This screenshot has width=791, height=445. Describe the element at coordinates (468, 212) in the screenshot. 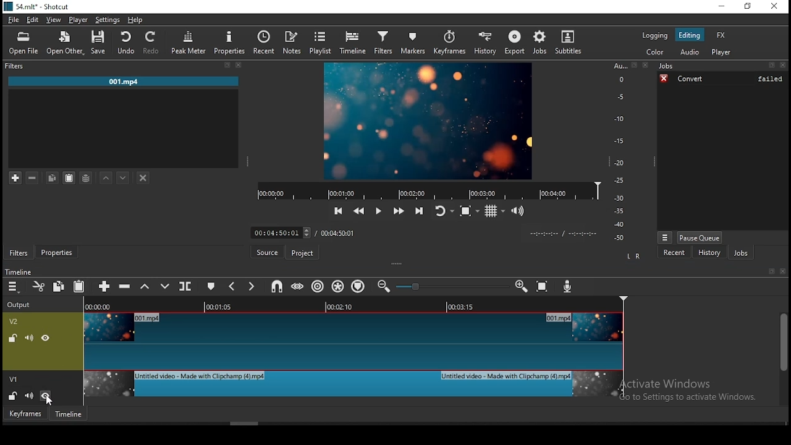

I see `toggle zoo` at that location.